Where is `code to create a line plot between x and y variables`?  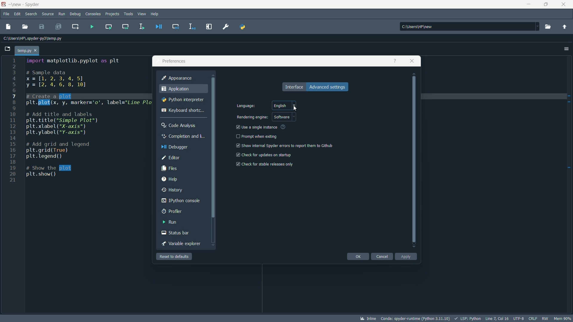 code to create a line plot between x and y variables is located at coordinates (82, 118).